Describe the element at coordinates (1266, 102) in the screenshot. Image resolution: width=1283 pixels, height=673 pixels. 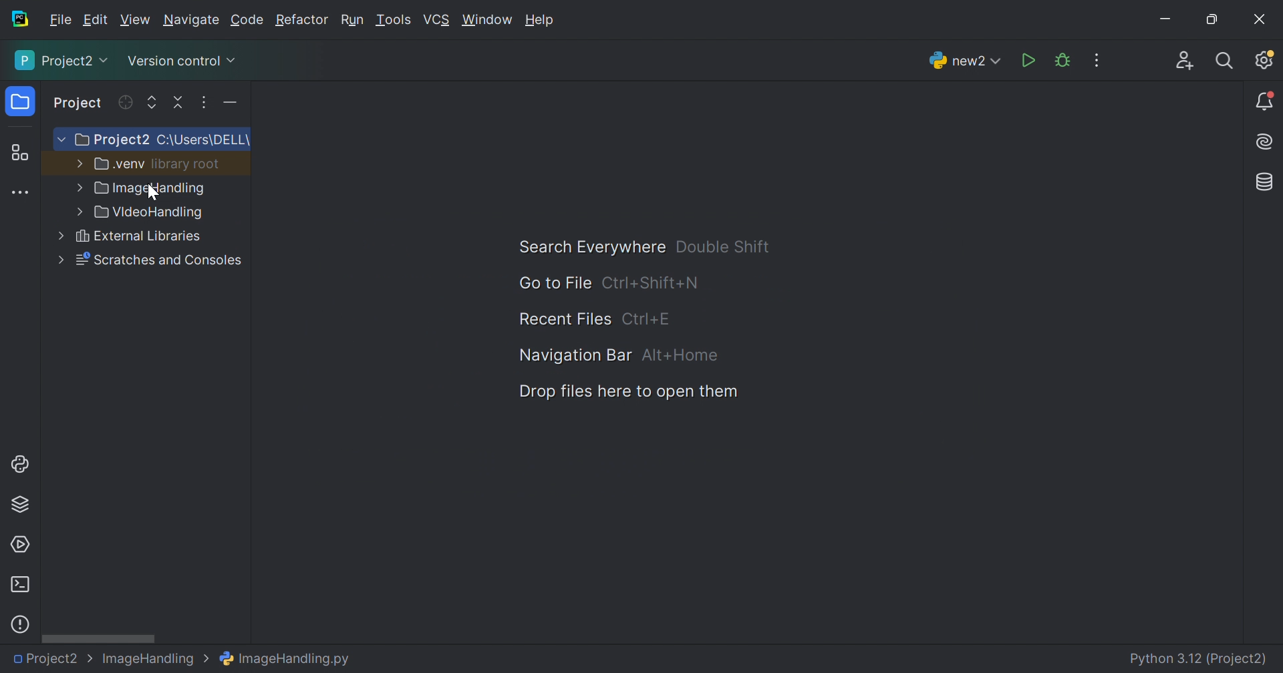
I see `Notifications` at that location.